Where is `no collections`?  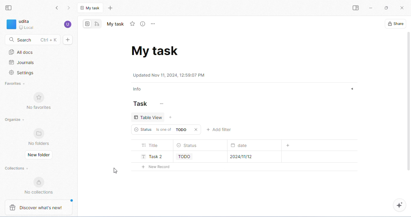 no collections is located at coordinates (39, 185).